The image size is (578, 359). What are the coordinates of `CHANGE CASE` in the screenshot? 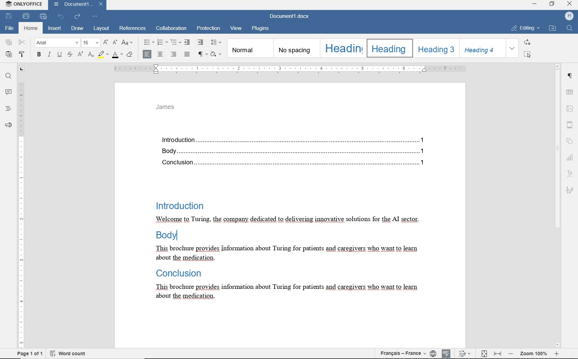 It's located at (128, 43).